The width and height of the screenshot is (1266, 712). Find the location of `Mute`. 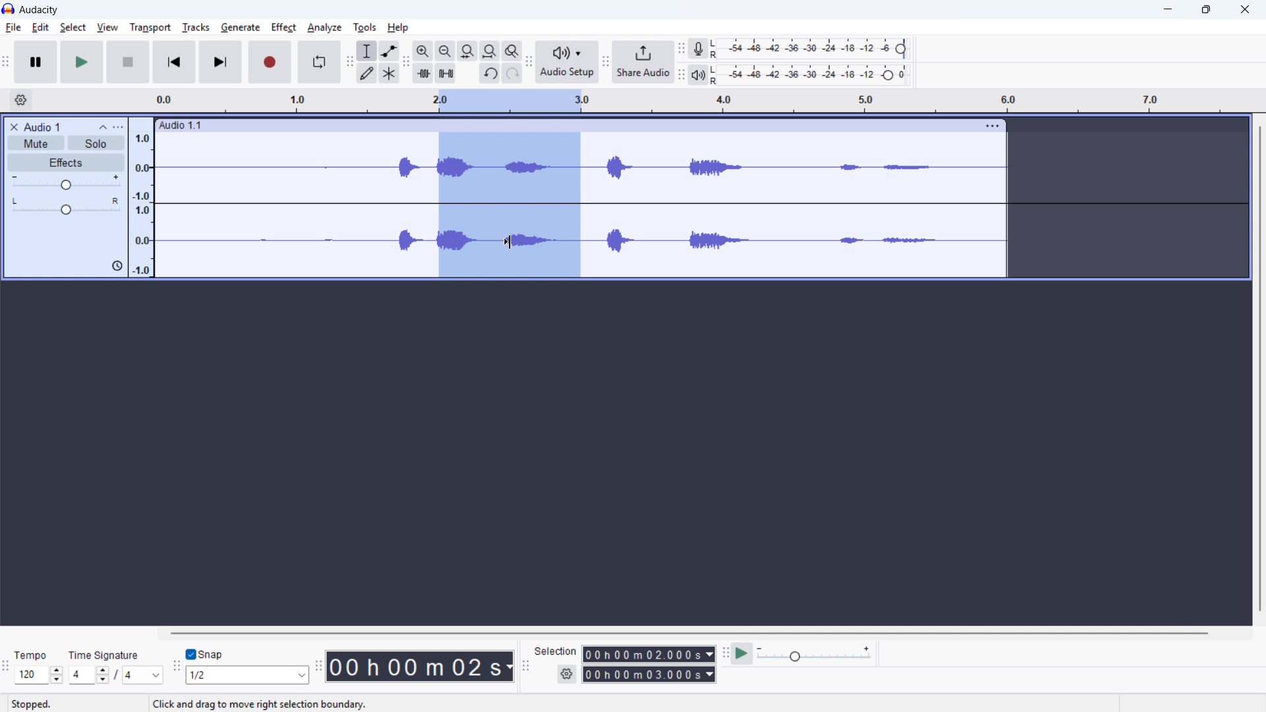

Mute is located at coordinates (35, 142).